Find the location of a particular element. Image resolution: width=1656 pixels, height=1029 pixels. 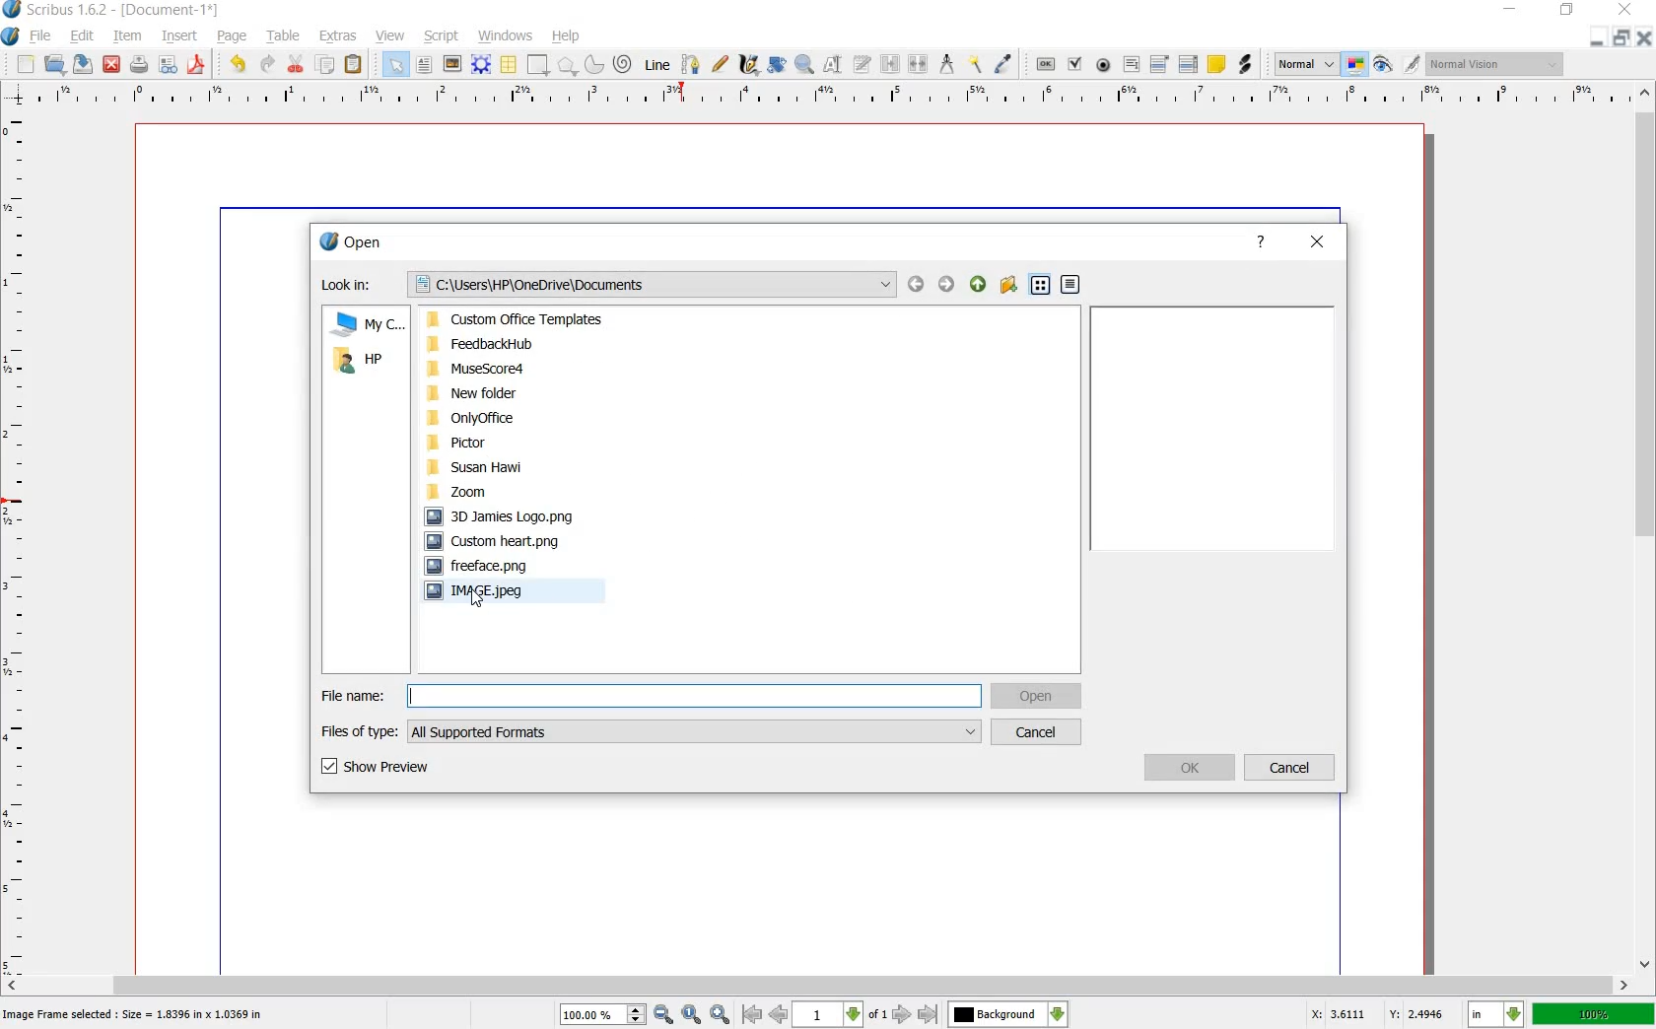

print is located at coordinates (139, 65).